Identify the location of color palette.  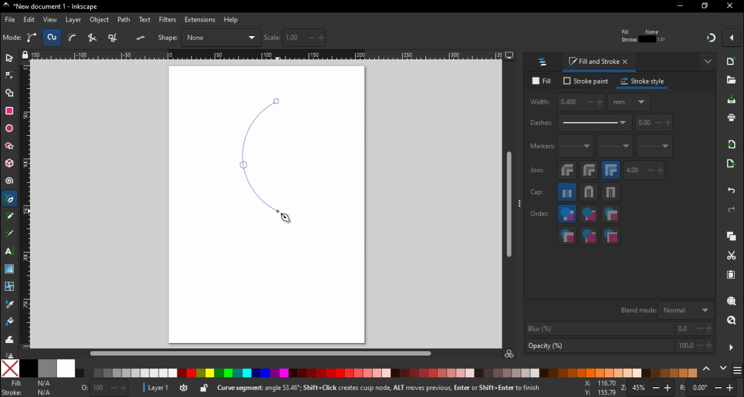
(389, 373).